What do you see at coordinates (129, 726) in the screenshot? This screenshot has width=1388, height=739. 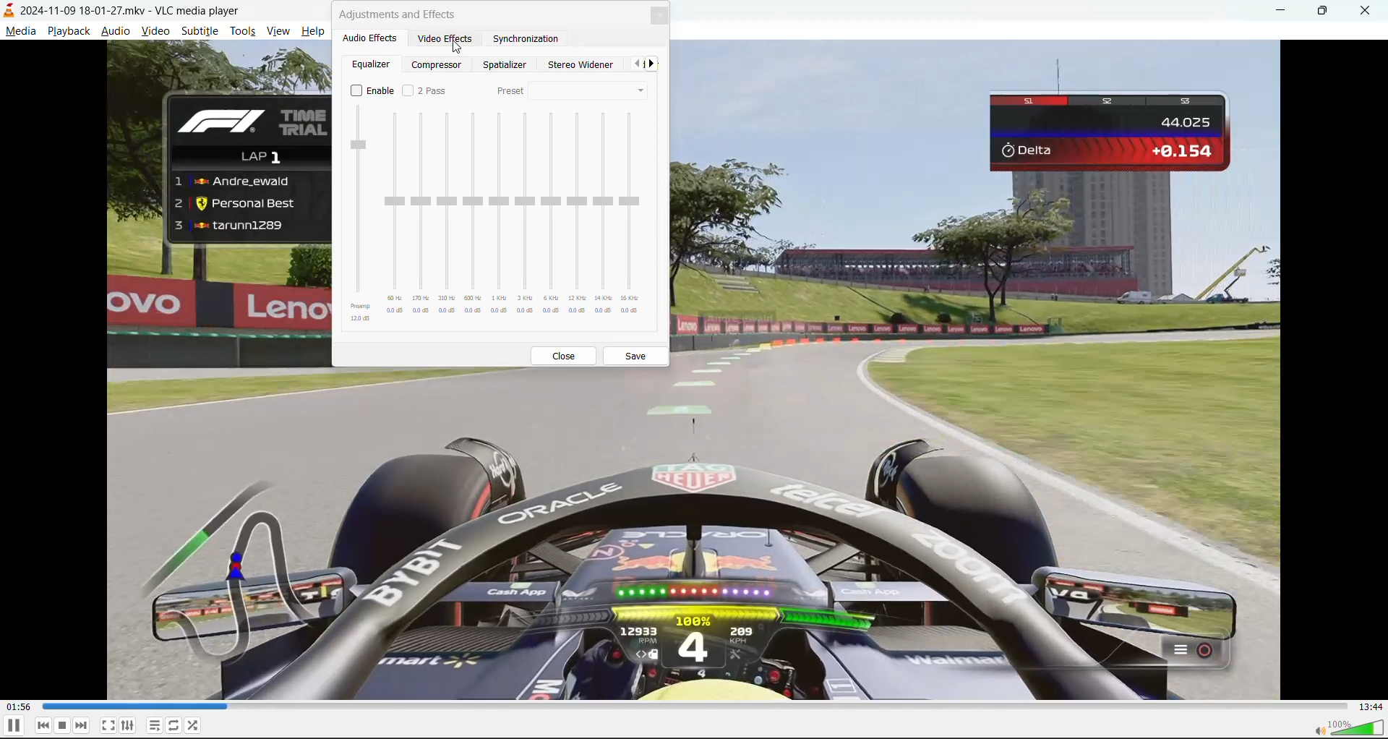 I see `settings` at bounding box center [129, 726].